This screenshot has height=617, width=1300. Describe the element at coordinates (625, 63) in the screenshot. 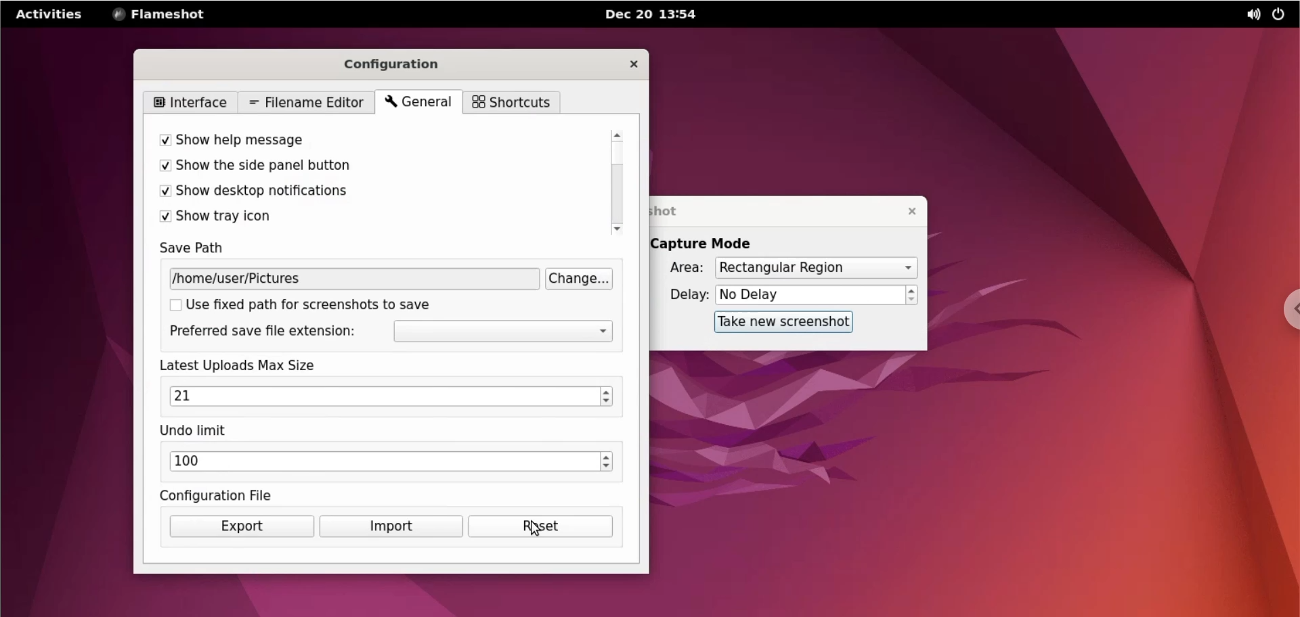

I see `close` at that location.